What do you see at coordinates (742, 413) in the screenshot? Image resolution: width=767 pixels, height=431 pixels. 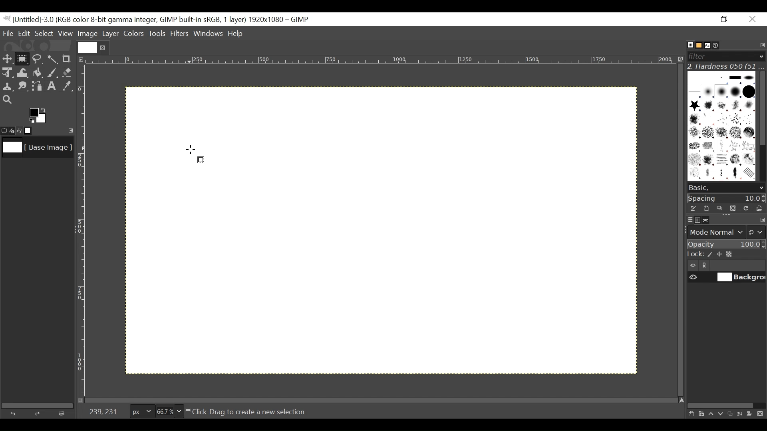 I see `merge the layer` at bounding box center [742, 413].